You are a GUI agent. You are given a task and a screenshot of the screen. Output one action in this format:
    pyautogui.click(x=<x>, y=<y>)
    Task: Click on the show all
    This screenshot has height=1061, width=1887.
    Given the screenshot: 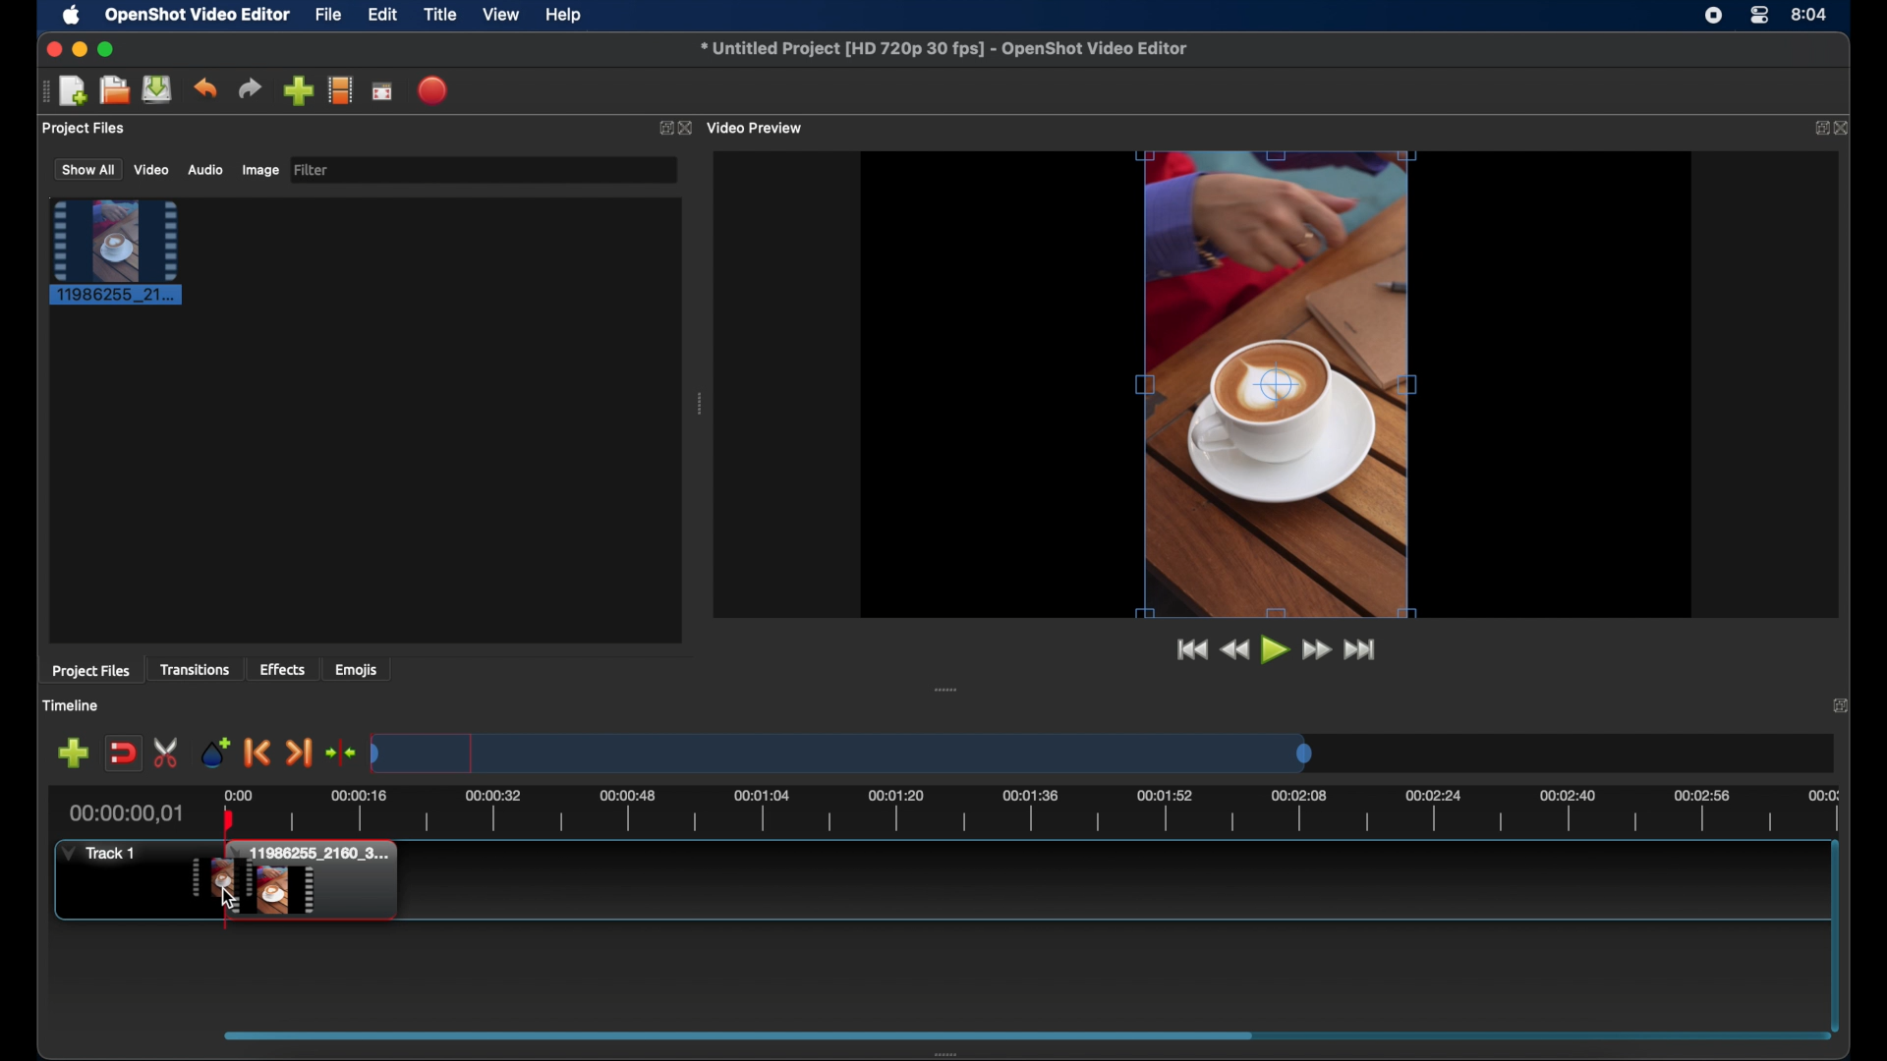 What is the action you would take?
    pyautogui.click(x=86, y=170)
    